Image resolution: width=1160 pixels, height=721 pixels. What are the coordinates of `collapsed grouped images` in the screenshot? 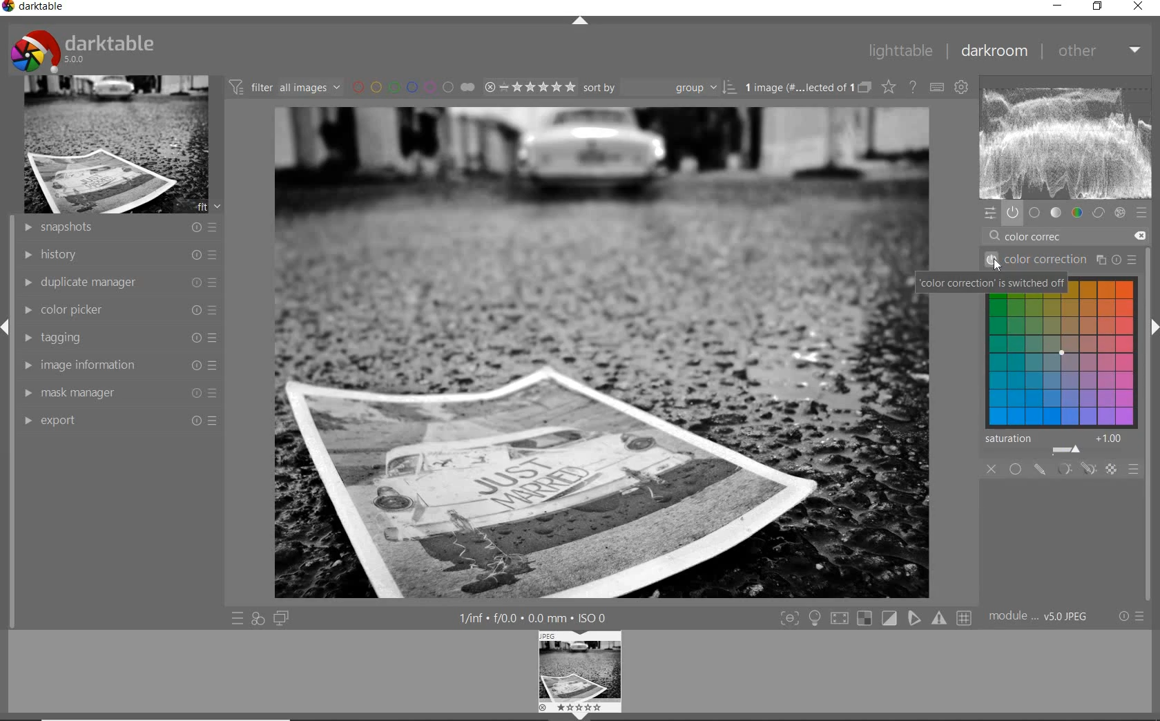 It's located at (865, 87).